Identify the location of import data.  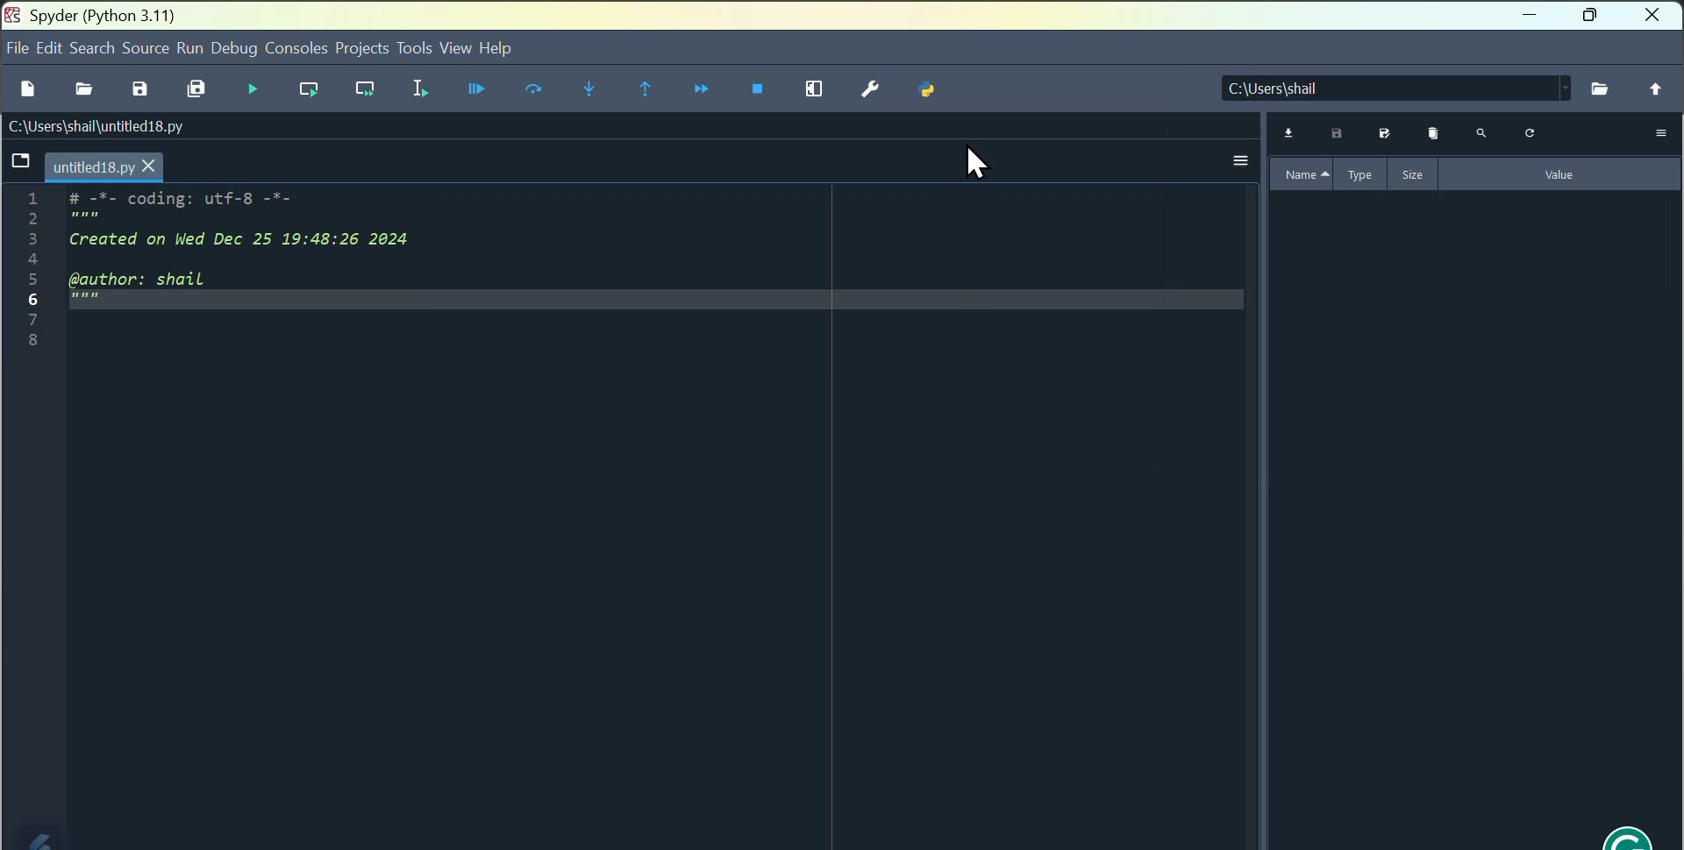
(1288, 131).